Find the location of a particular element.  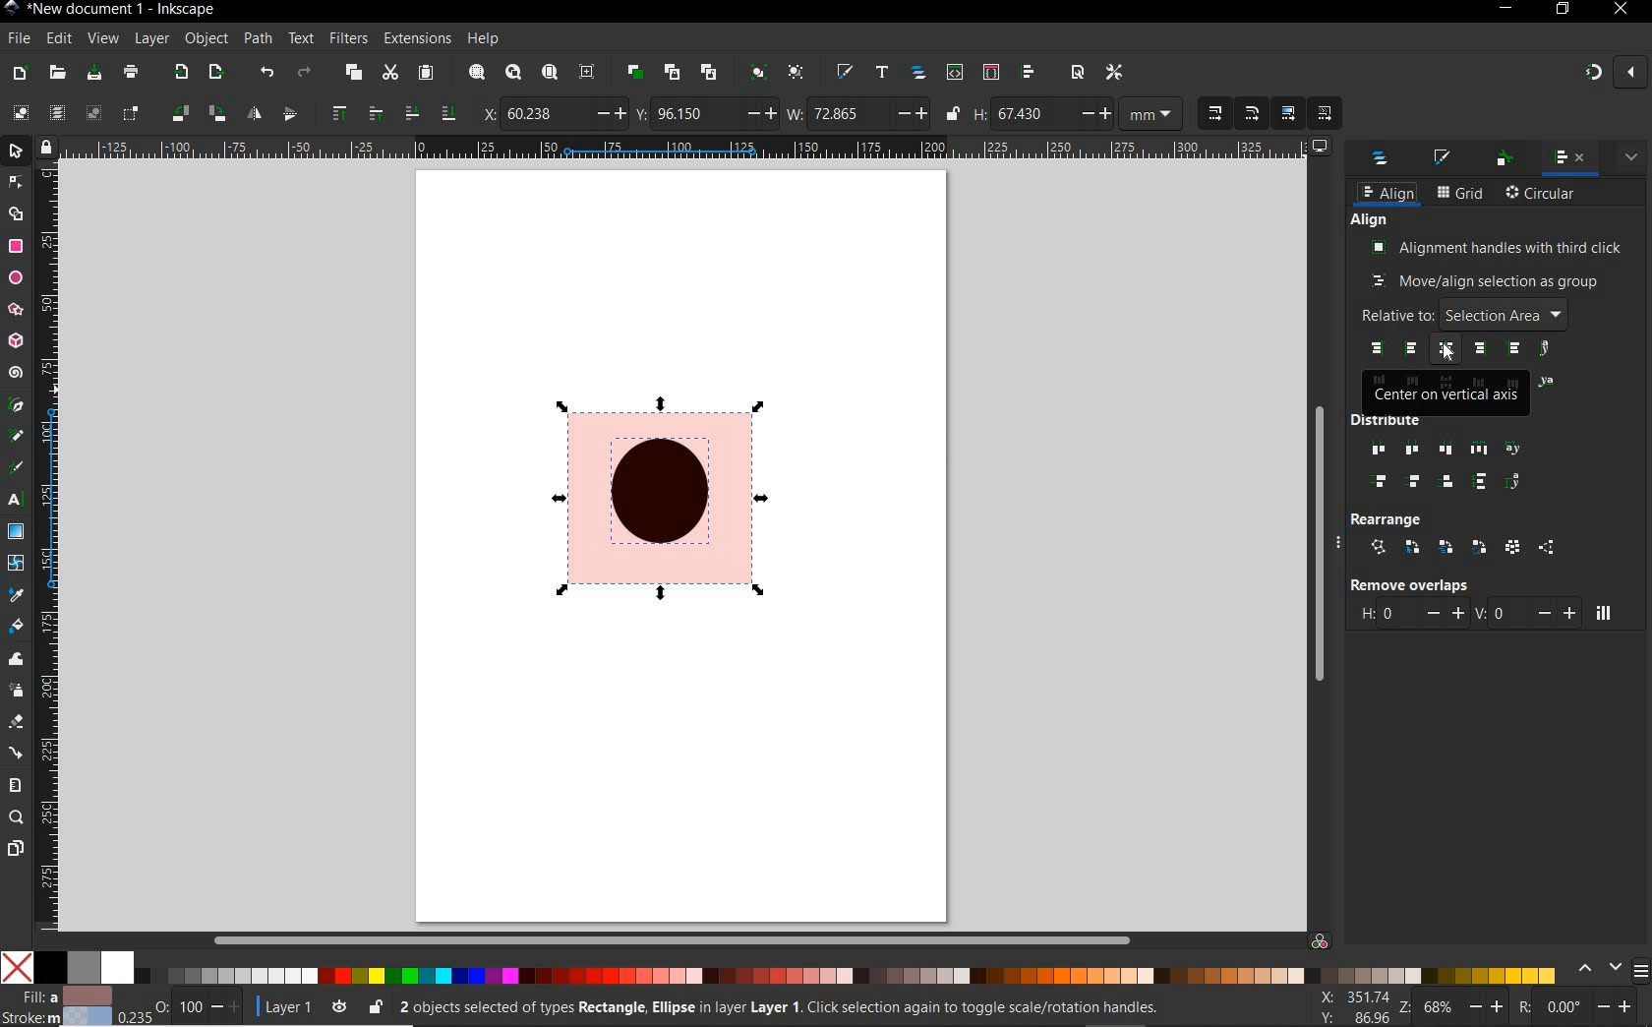

close is located at coordinates (1619, 10).